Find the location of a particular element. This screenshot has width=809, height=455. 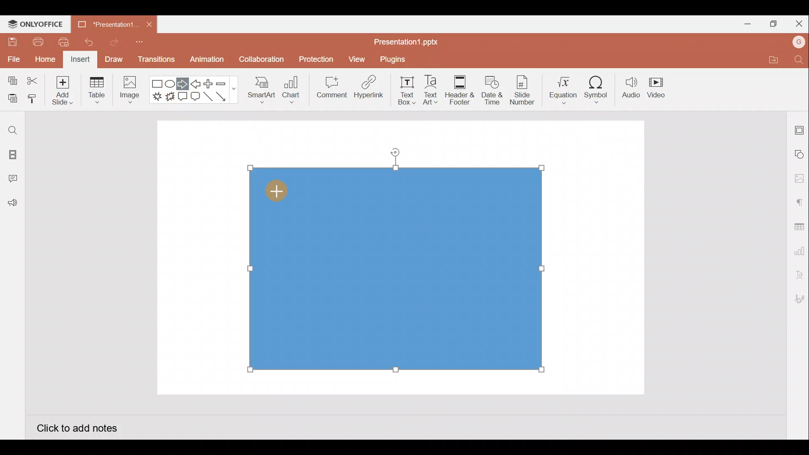

Presentation1. is located at coordinates (105, 23).